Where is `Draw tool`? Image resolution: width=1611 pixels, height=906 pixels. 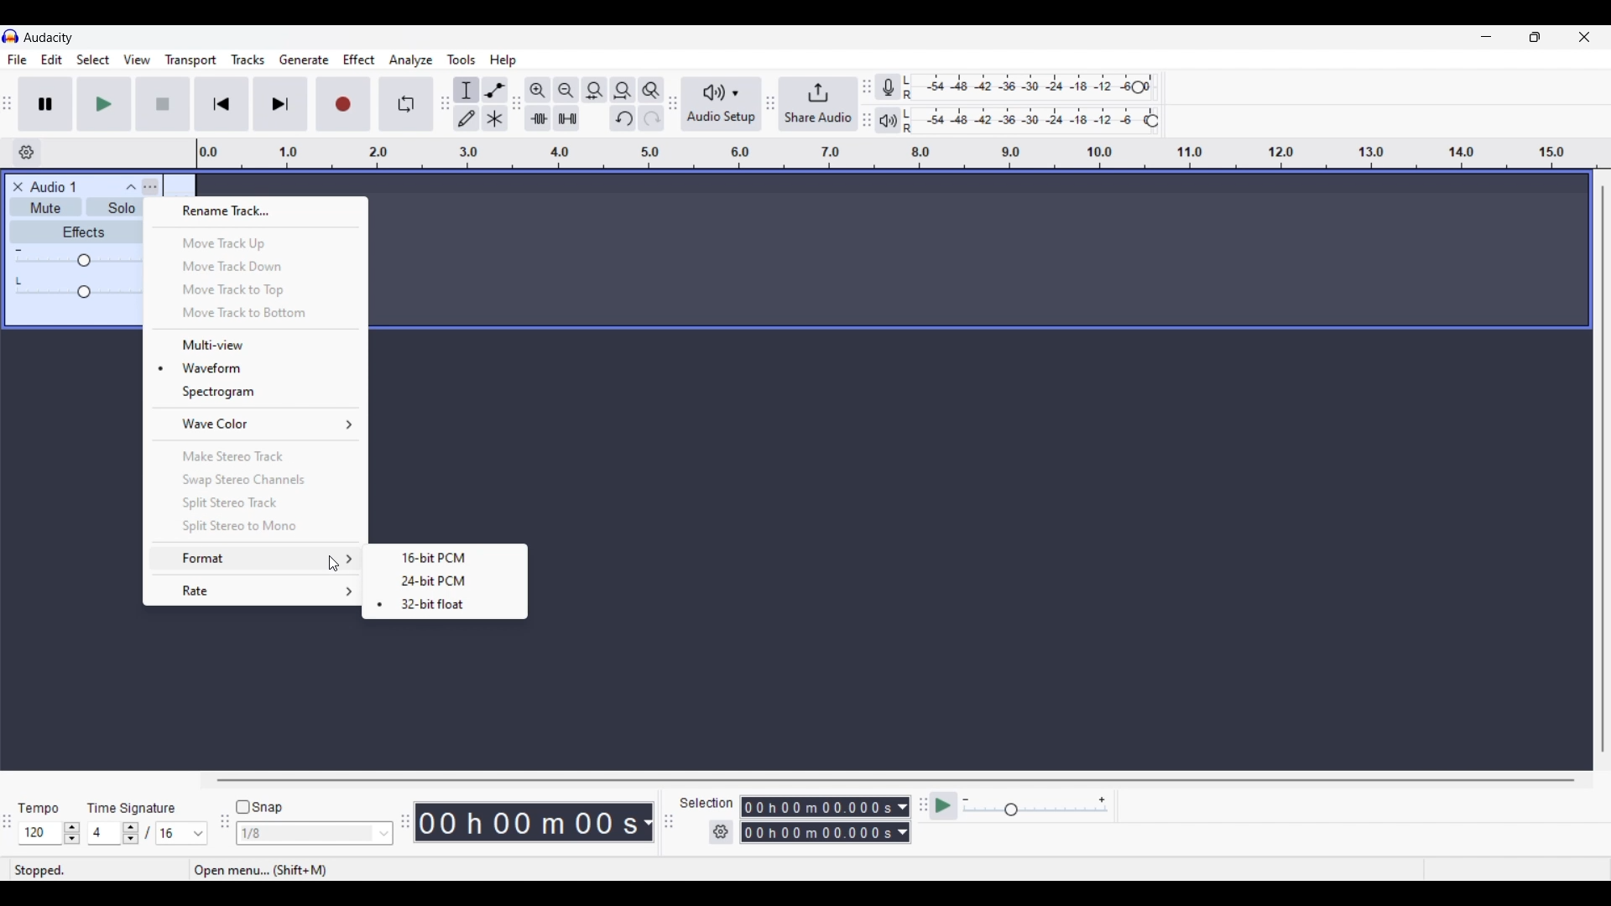
Draw tool is located at coordinates (467, 118).